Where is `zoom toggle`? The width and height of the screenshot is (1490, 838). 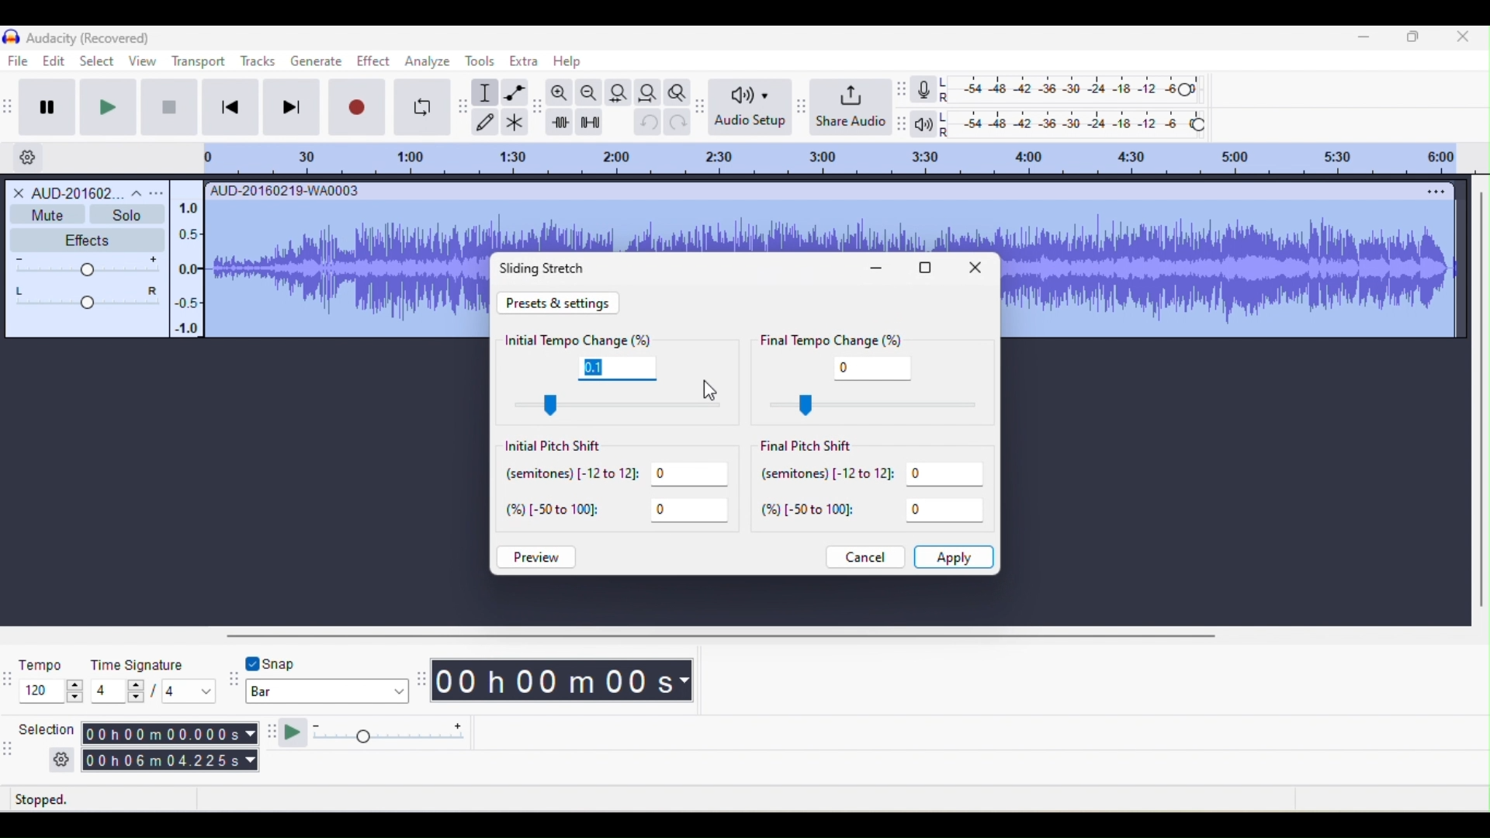 zoom toggle is located at coordinates (677, 91).